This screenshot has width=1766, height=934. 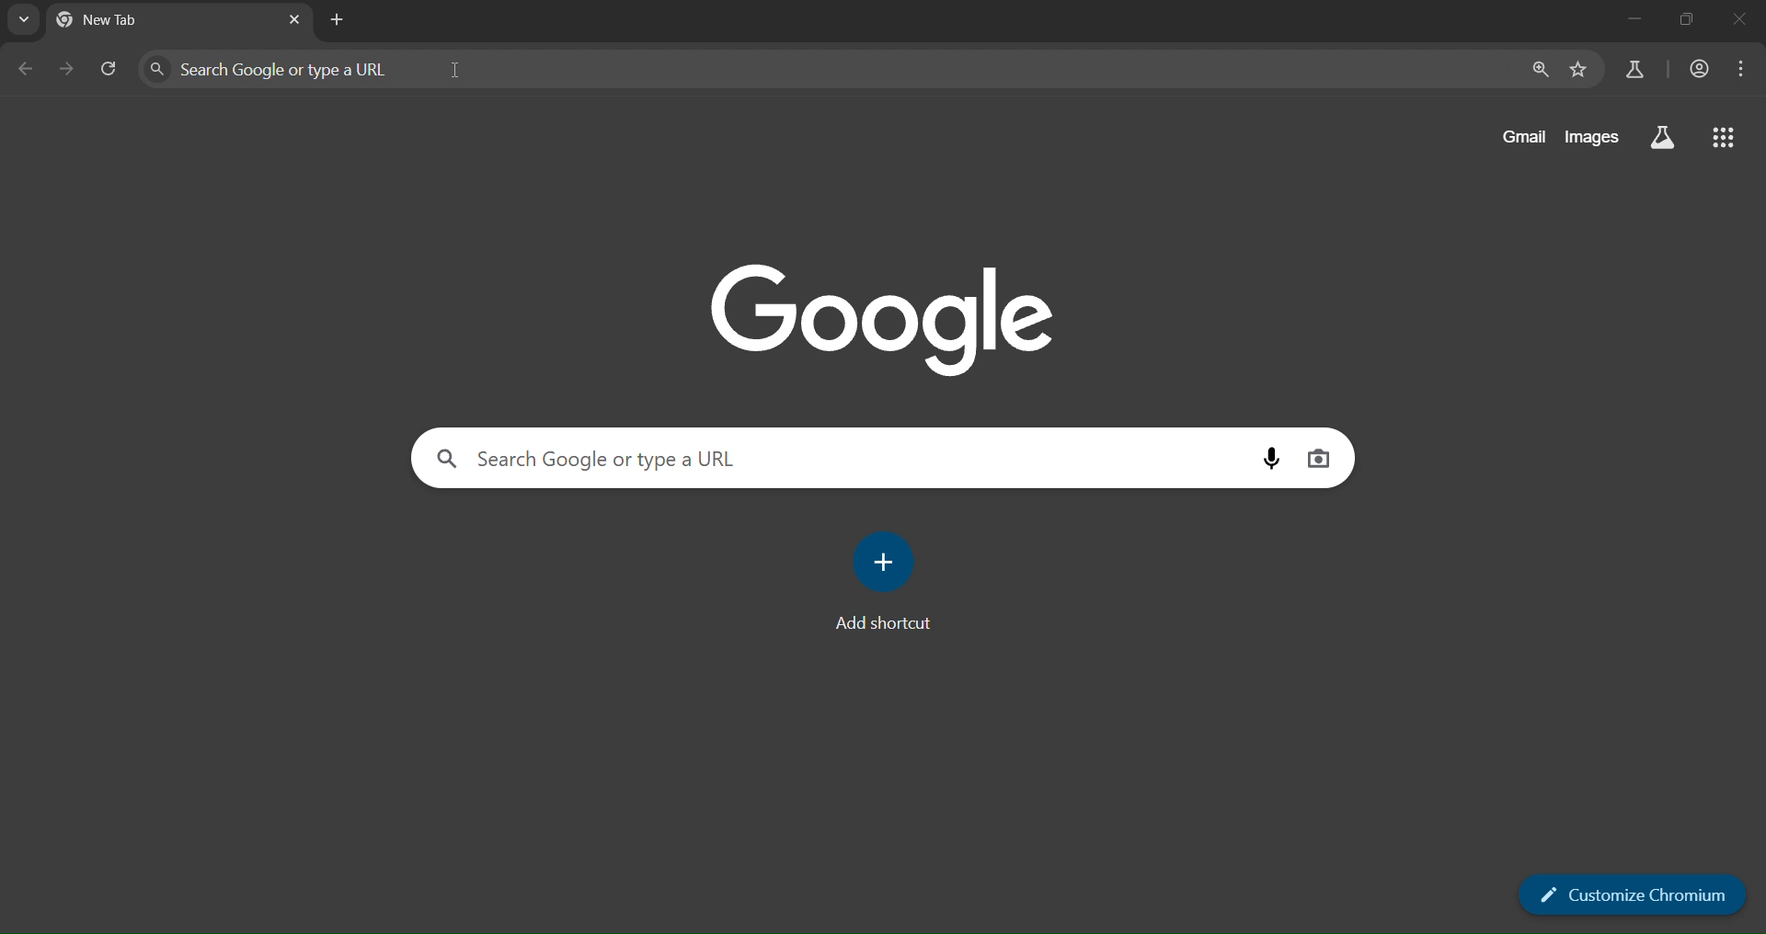 What do you see at coordinates (1661, 141) in the screenshot?
I see `search labs` at bounding box center [1661, 141].